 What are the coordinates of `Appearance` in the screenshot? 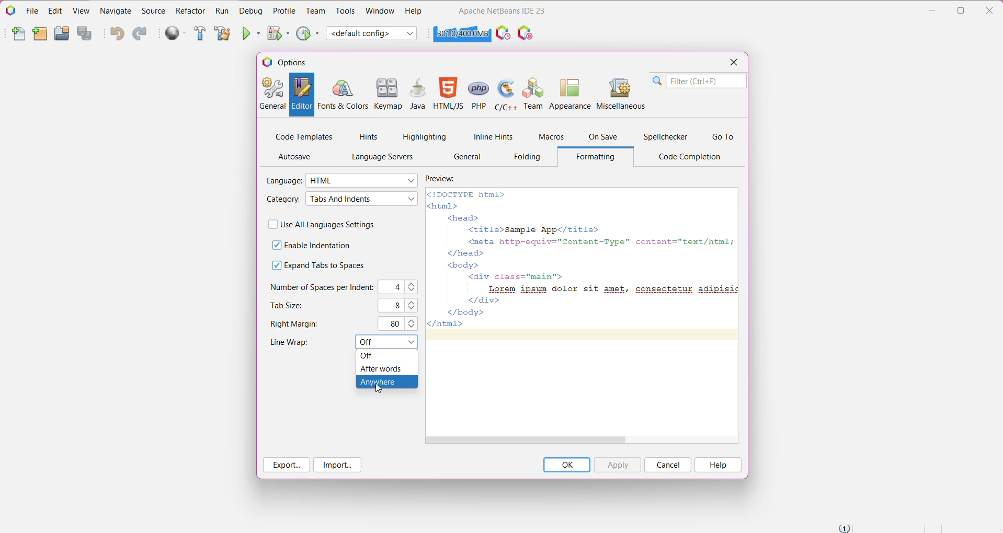 It's located at (569, 92).